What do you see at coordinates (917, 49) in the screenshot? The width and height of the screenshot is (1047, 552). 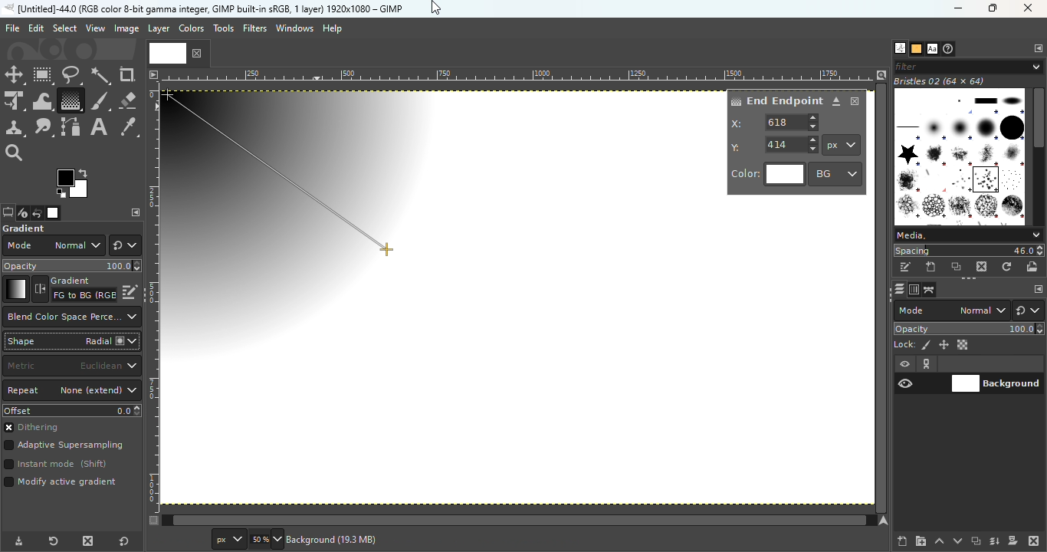 I see `Open the patterns dialog` at bounding box center [917, 49].